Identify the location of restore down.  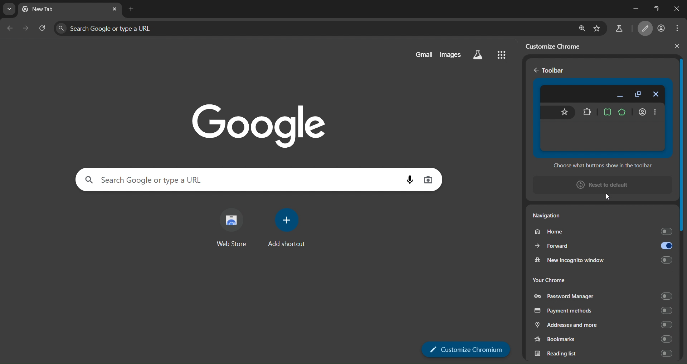
(657, 9).